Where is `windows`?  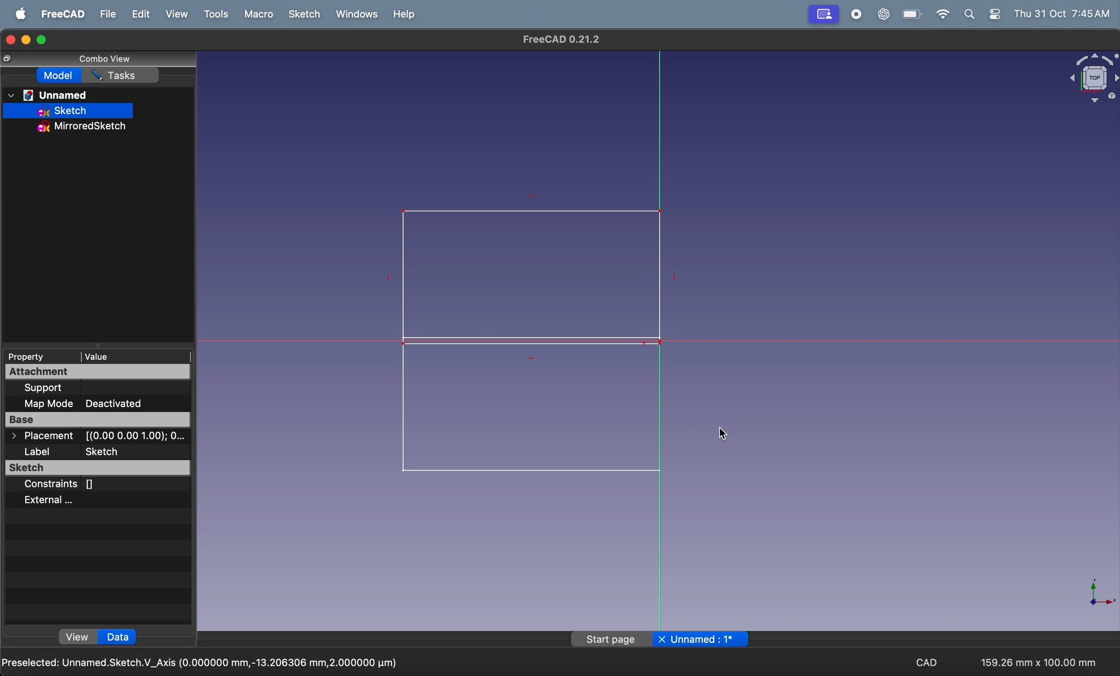
windows is located at coordinates (355, 14).